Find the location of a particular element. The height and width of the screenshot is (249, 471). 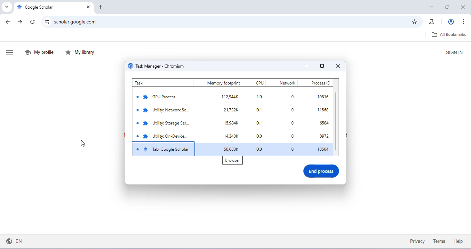

refresh is located at coordinates (34, 22).